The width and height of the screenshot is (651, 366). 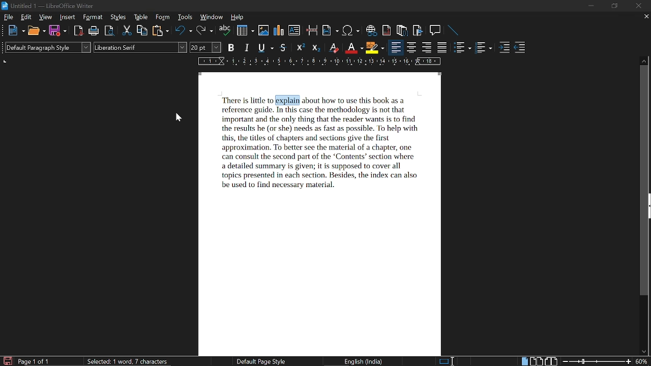 I want to click on highlight, so click(x=374, y=48).